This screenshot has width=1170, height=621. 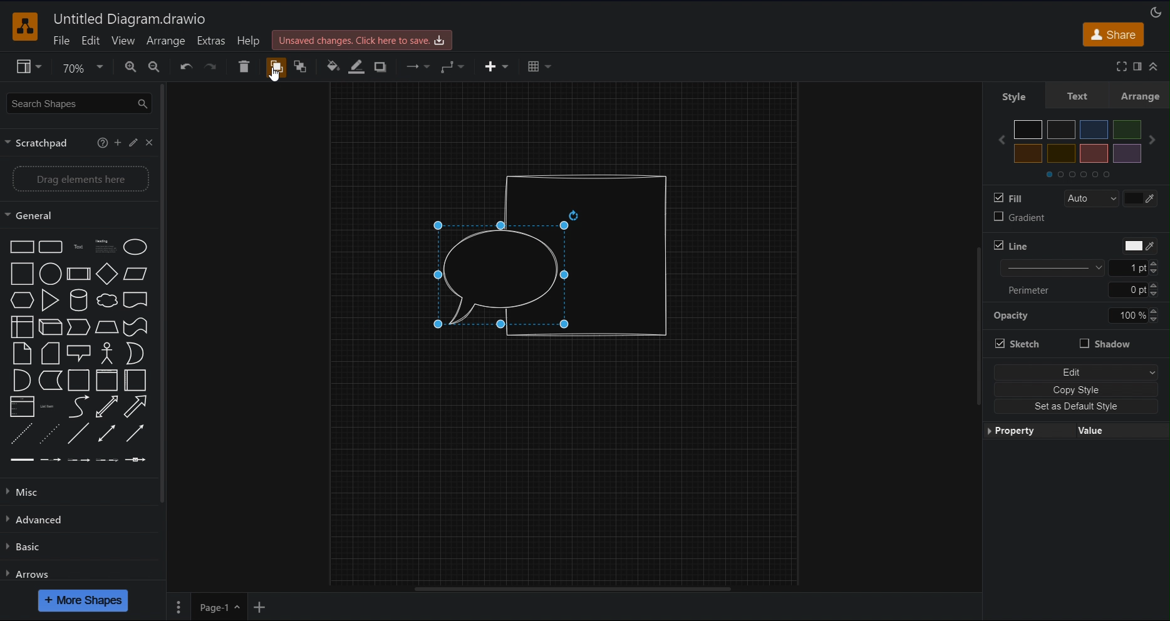 I want to click on Opacity, so click(x=1010, y=316).